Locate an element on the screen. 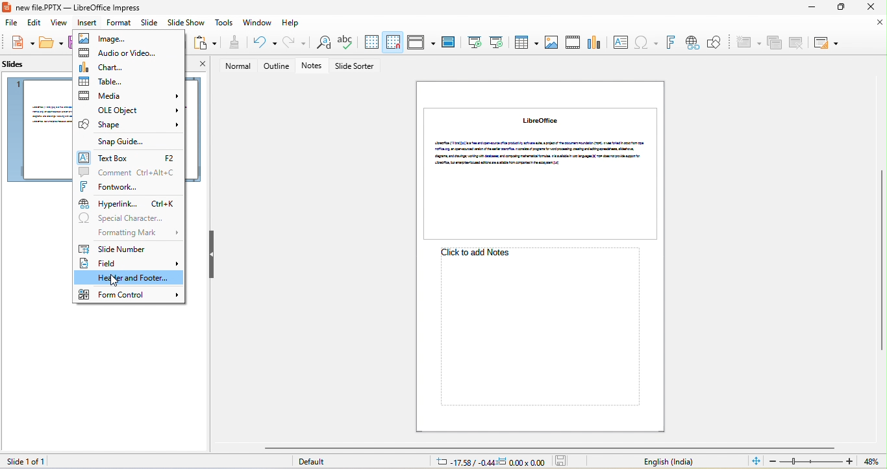  text box is located at coordinates (128, 158).